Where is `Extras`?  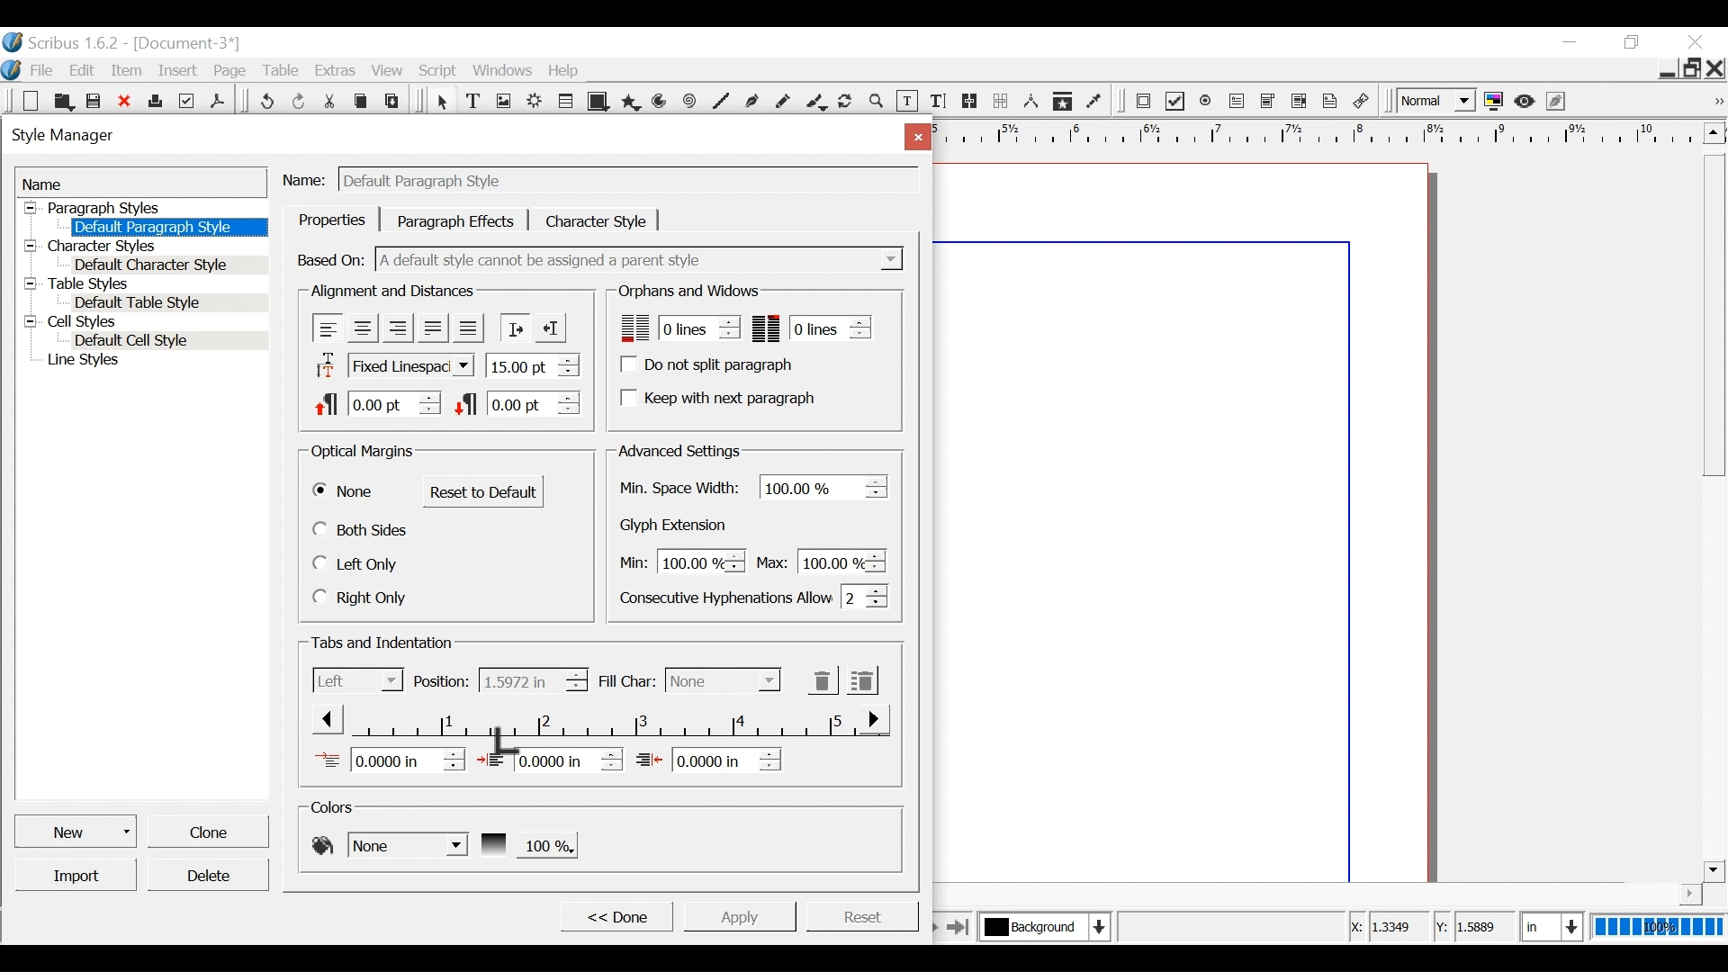 Extras is located at coordinates (334, 70).